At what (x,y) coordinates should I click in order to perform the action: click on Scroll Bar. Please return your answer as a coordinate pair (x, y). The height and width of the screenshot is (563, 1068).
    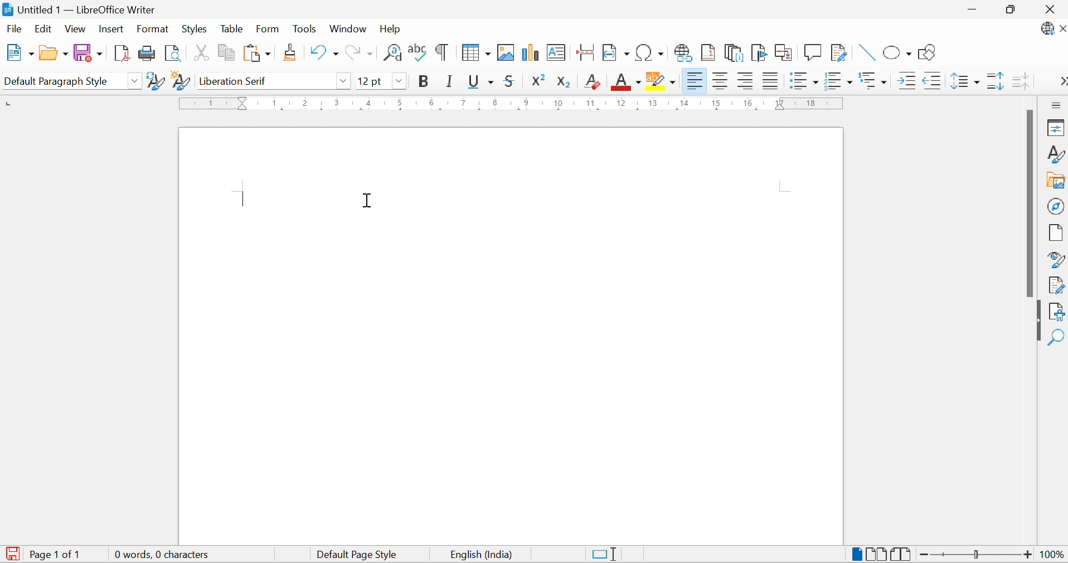
    Looking at the image, I should click on (1030, 203).